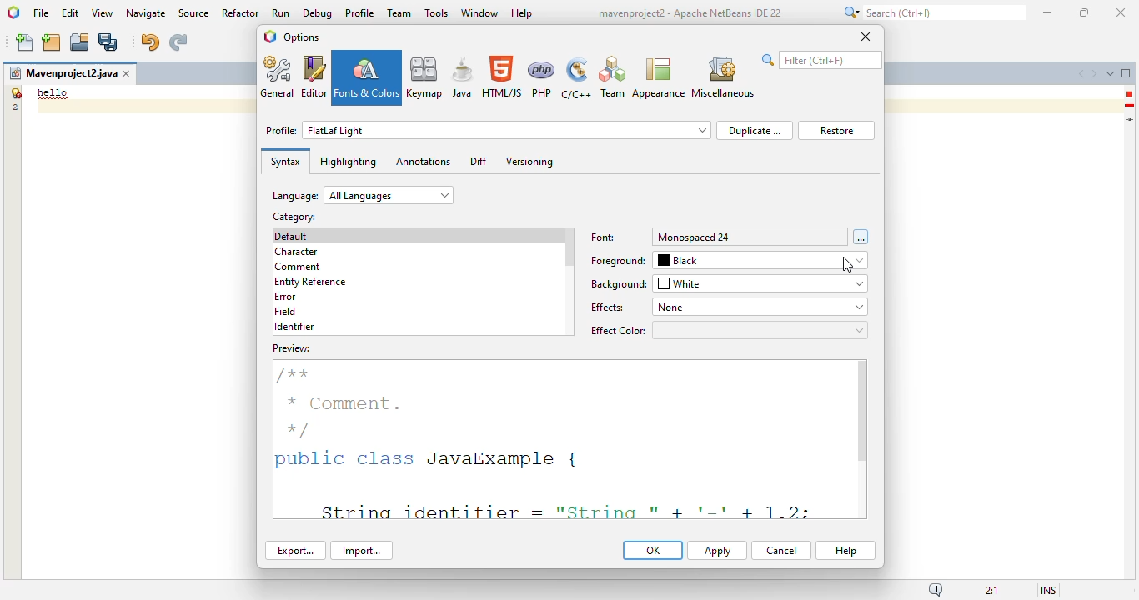 The width and height of the screenshot is (1139, 600). Describe the element at coordinates (26, 42) in the screenshot. I see `new file` at that location.